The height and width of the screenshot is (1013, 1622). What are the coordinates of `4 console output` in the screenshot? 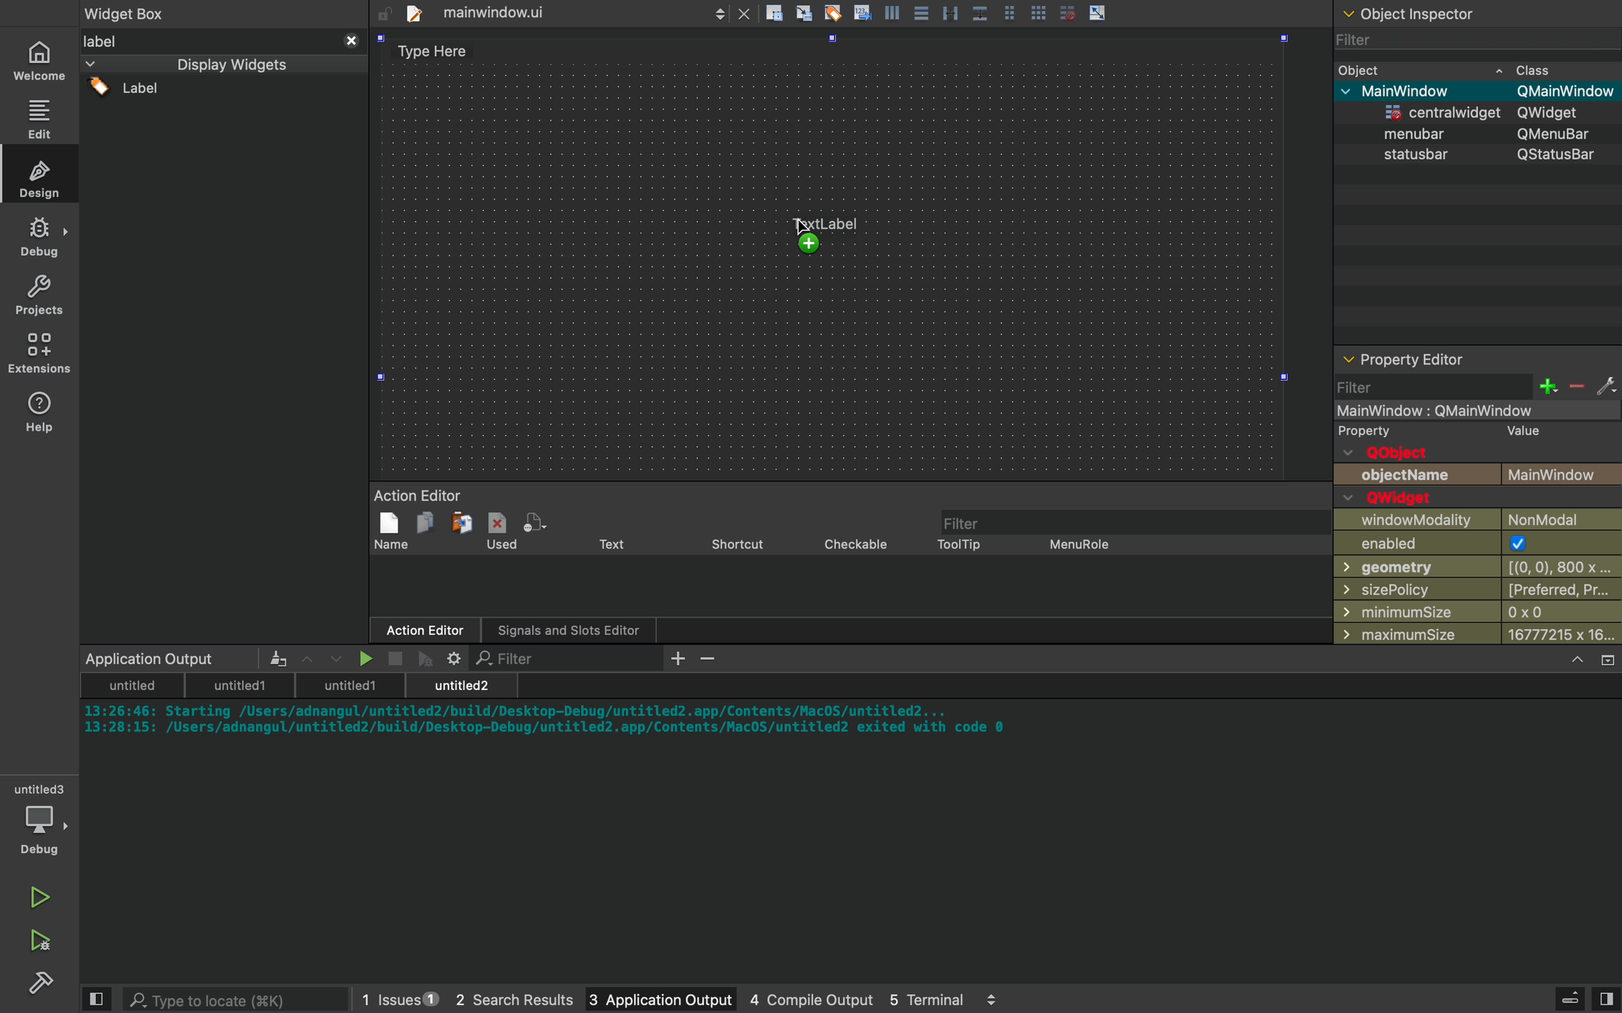 It's located at (796, 1000).